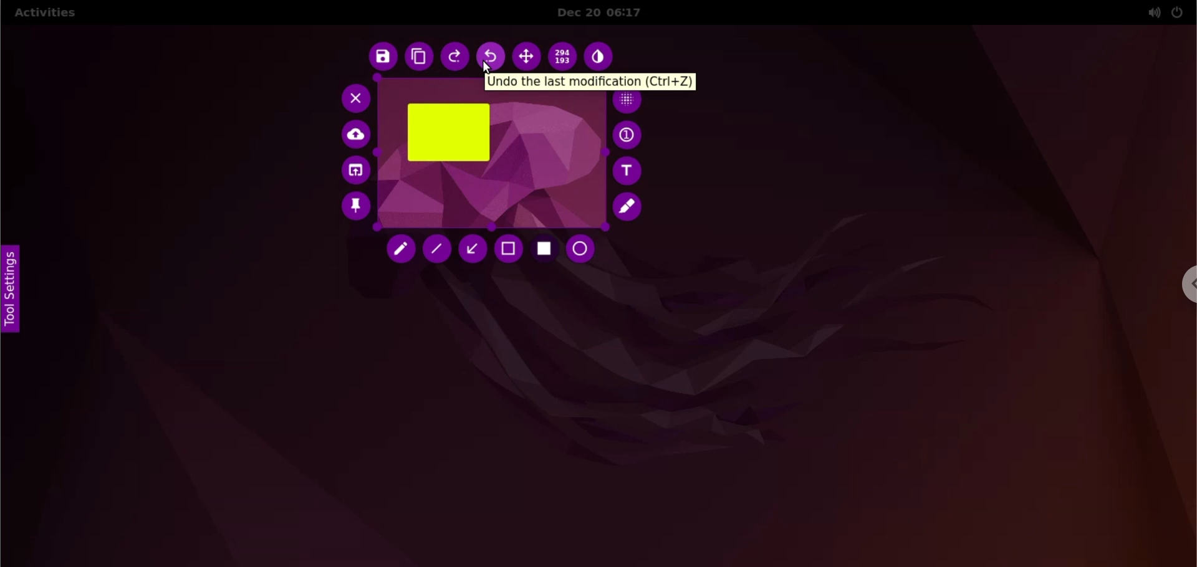 Image resolution: width=1197 pixels, height=567 pixels. I want to click on sound options, so click(1151, 12).